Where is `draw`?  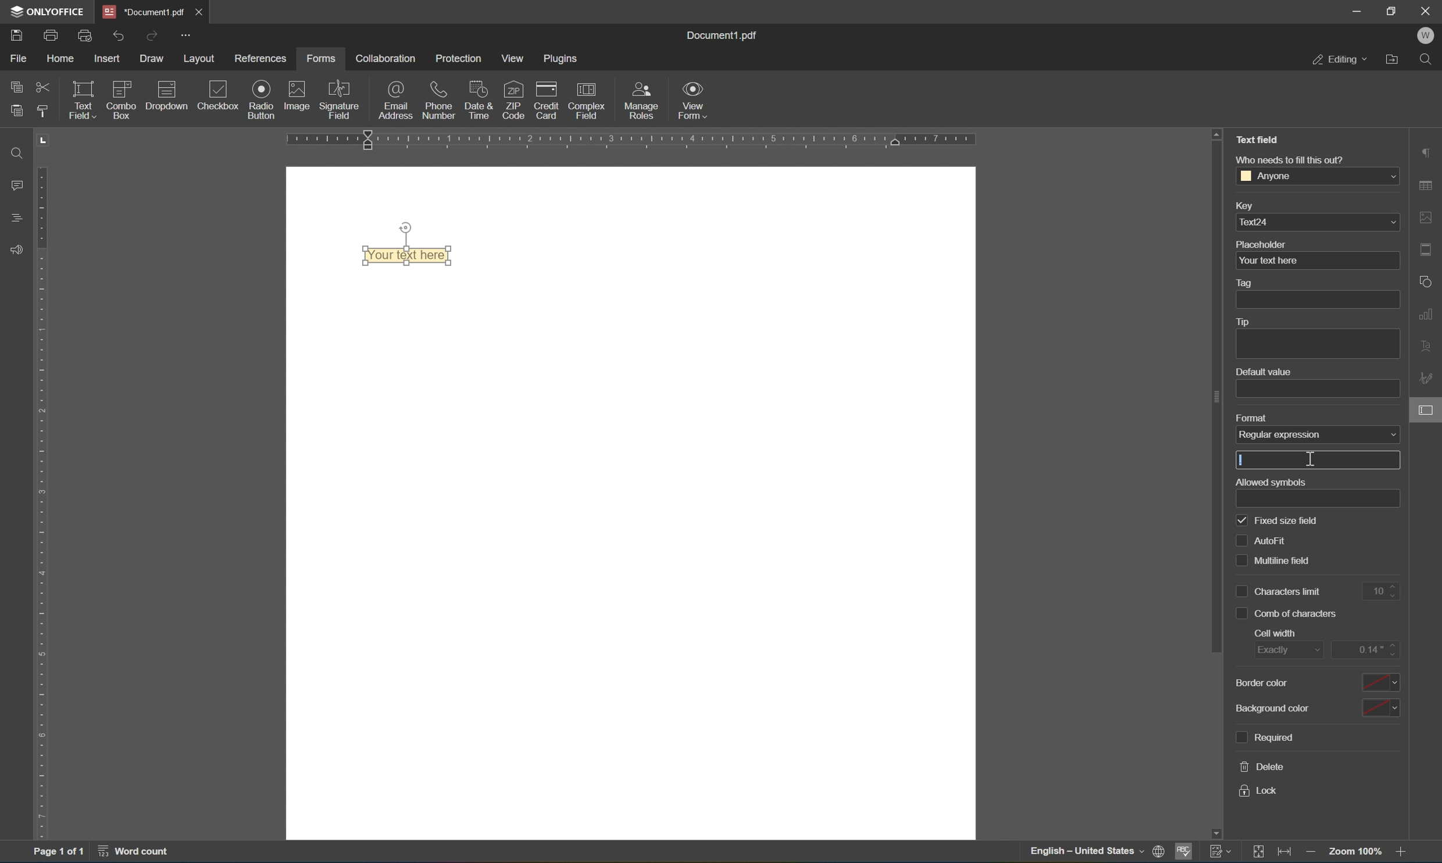 draw is located at coordinates (153, 58).